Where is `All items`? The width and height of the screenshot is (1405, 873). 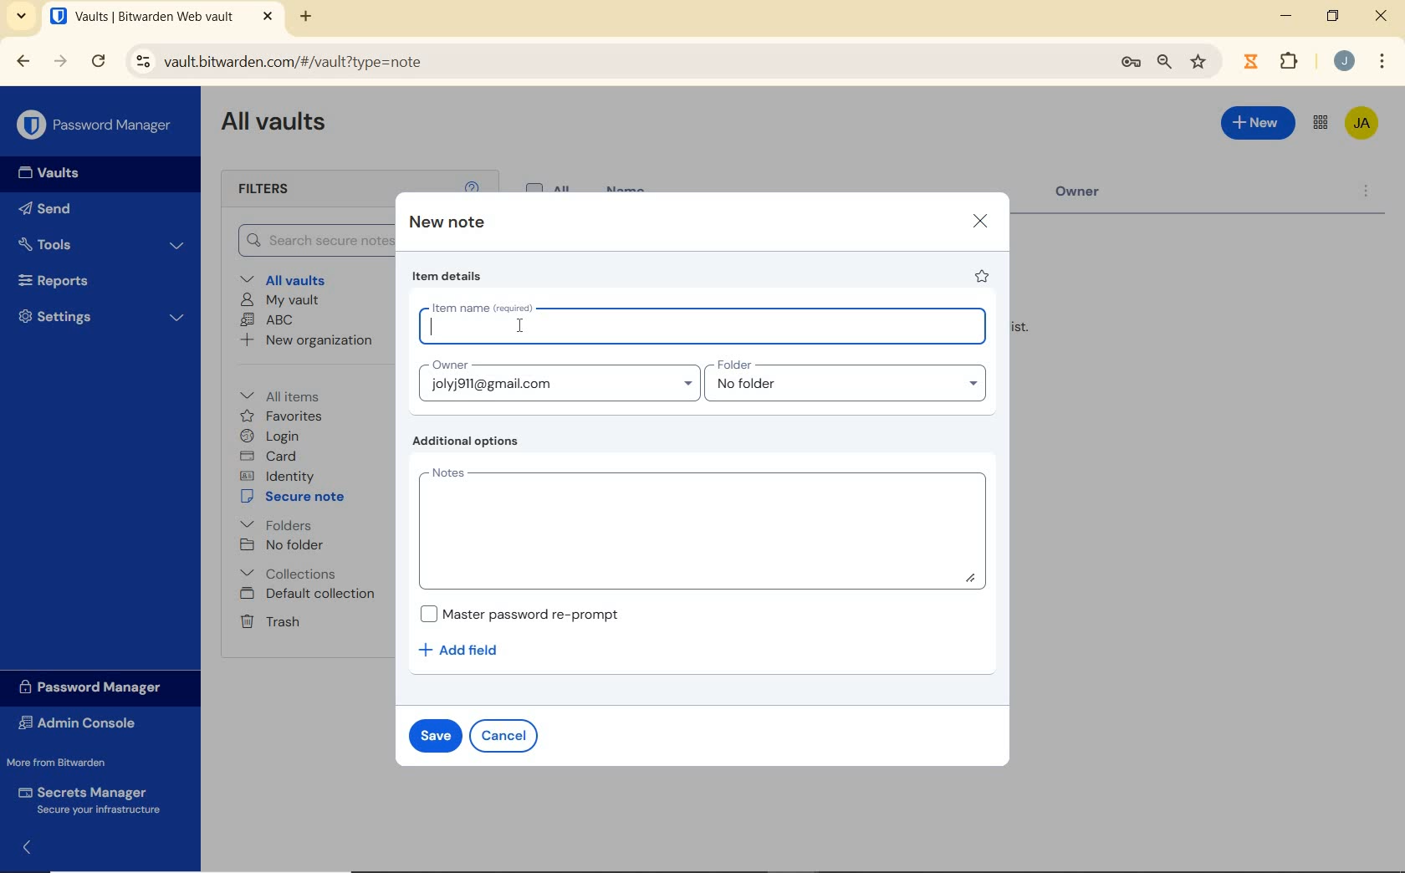
All items is located at coordinates (292, 394).